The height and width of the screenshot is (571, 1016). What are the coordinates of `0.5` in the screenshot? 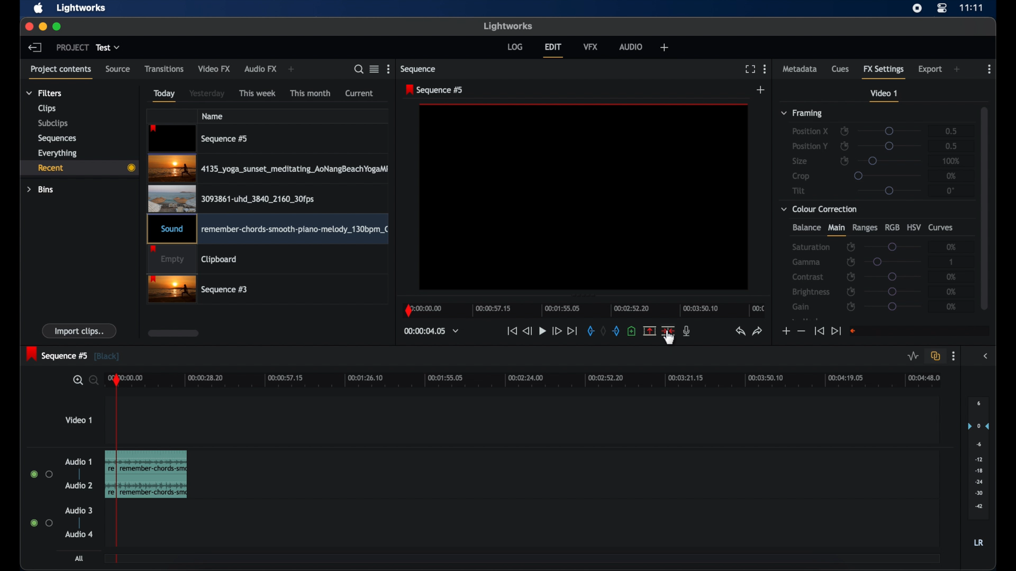 It's located at (951, 146).